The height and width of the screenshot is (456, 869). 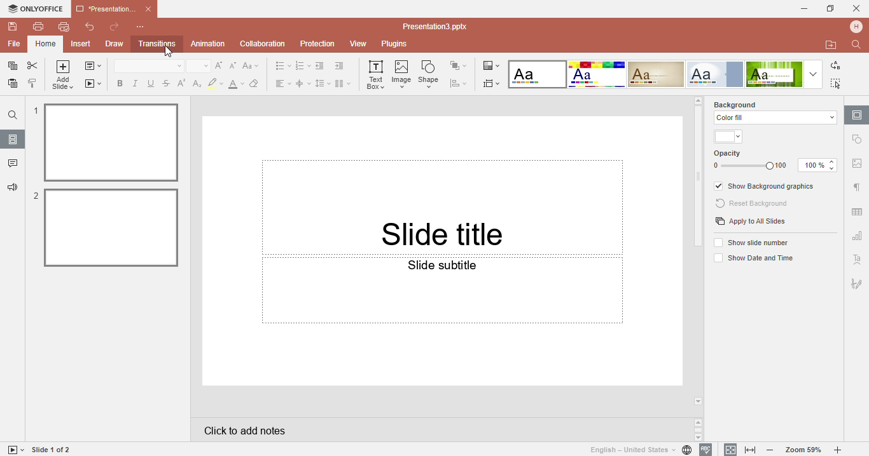 I want to click on Open file, so click(x=831, y=45).